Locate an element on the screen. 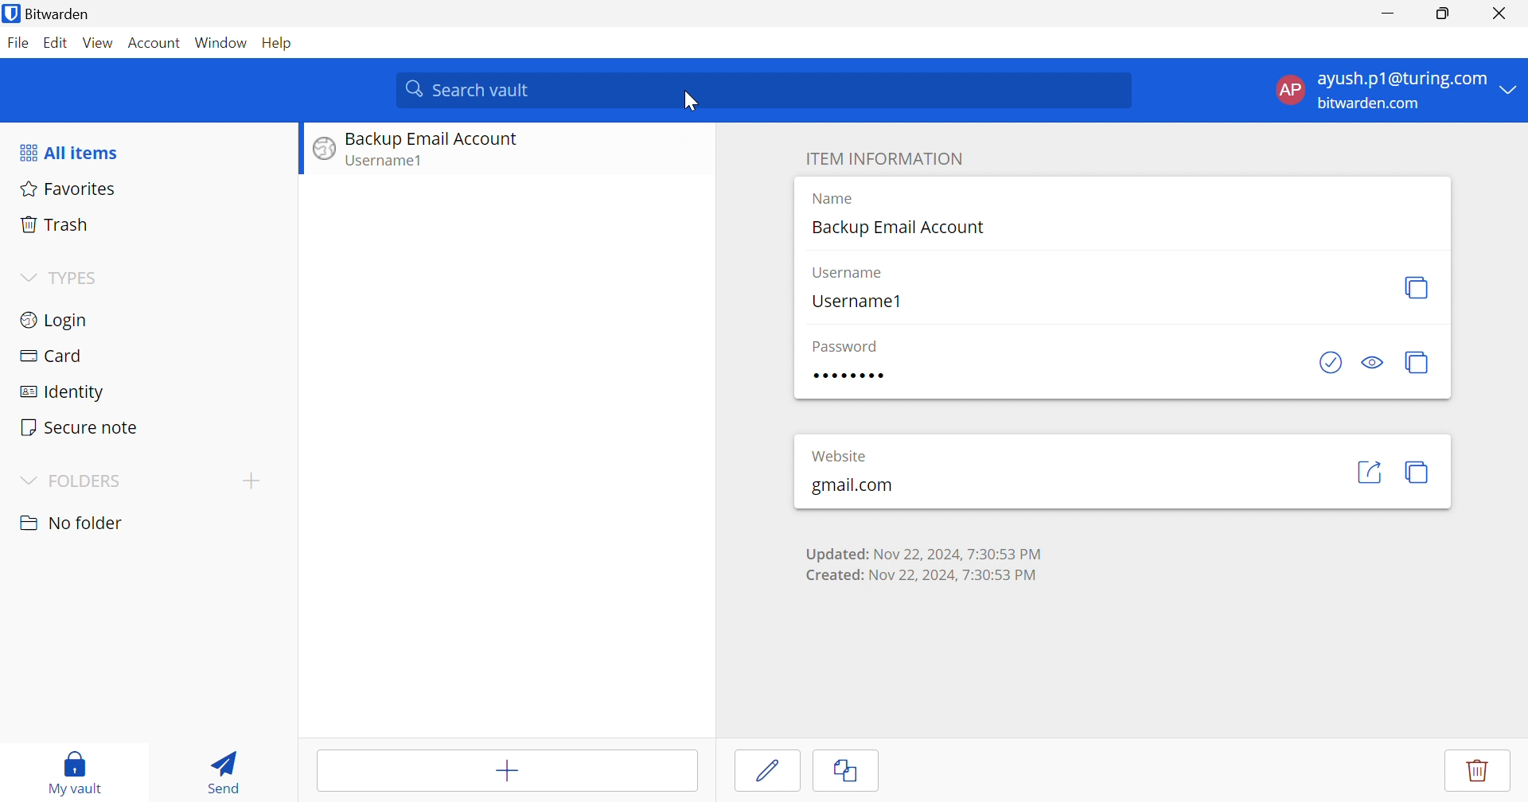 This screenshot has width=1528, height=802. Identity is located at coordinates (57, 394).